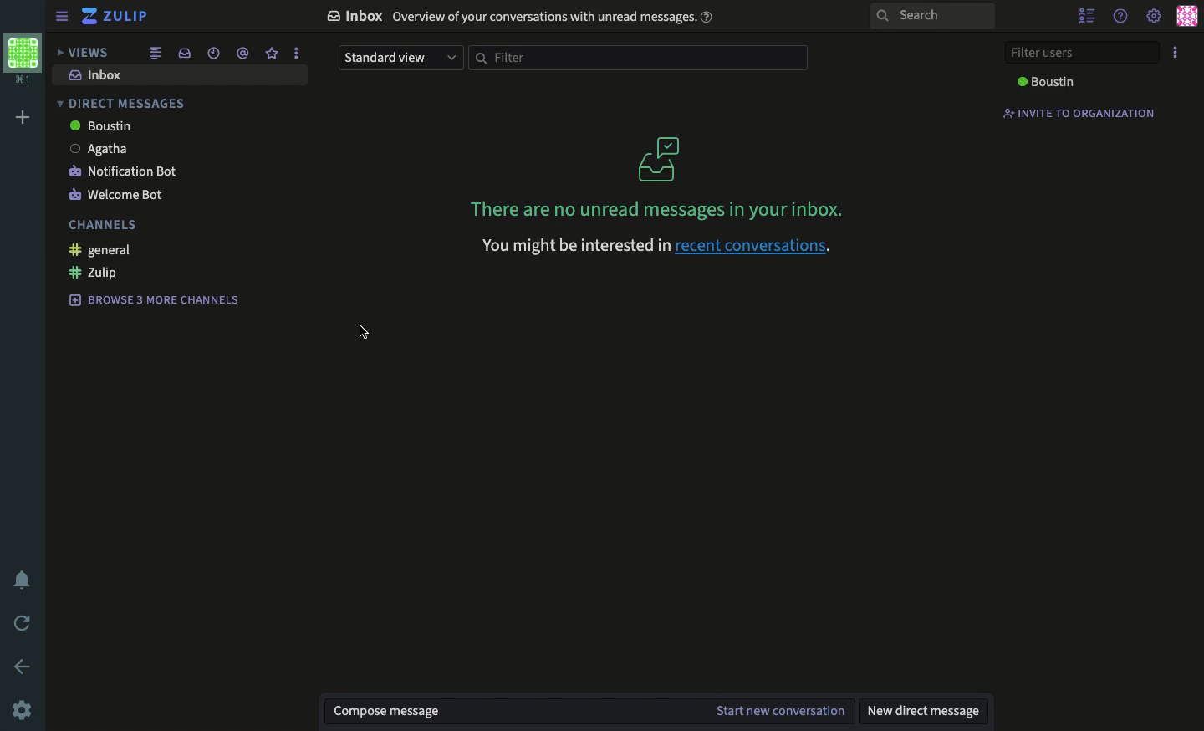 The image size is (1204, 731). I want to click on add workspace, so click(25, 119).